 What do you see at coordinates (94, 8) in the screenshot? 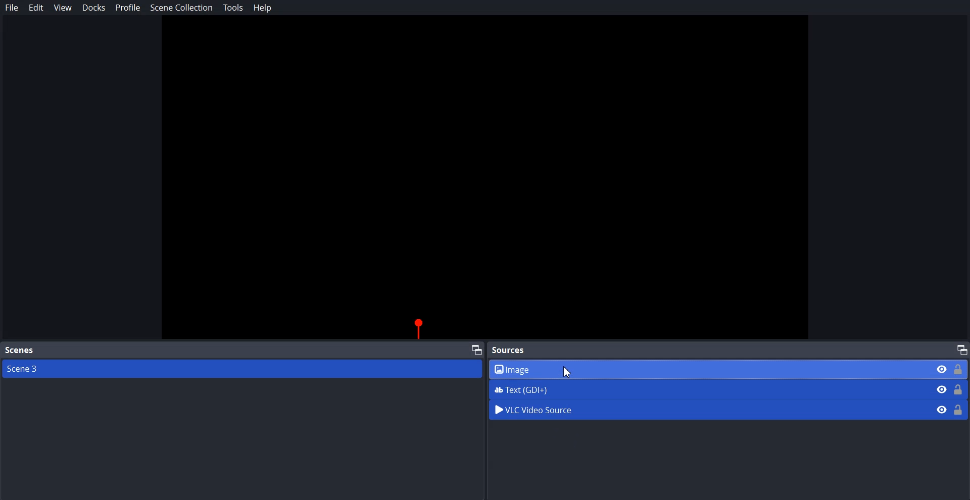
I see `Docks` at bounding box center [94, 8].